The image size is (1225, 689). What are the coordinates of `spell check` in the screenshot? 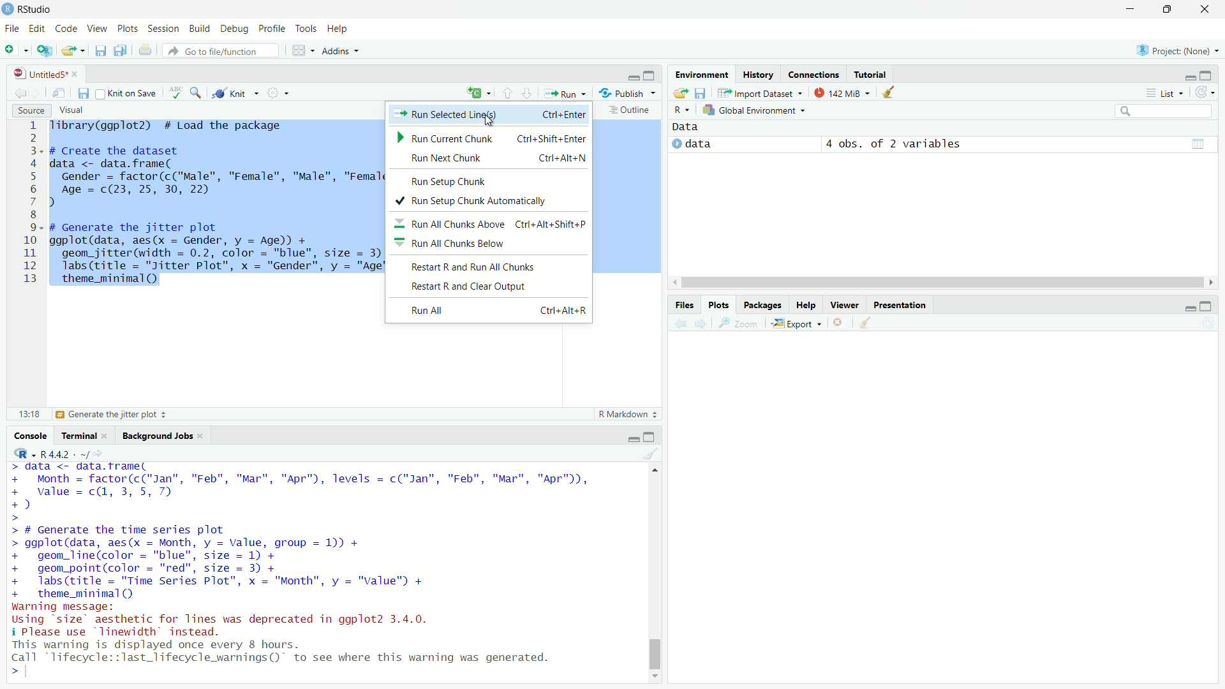 It's located at (175, 93).